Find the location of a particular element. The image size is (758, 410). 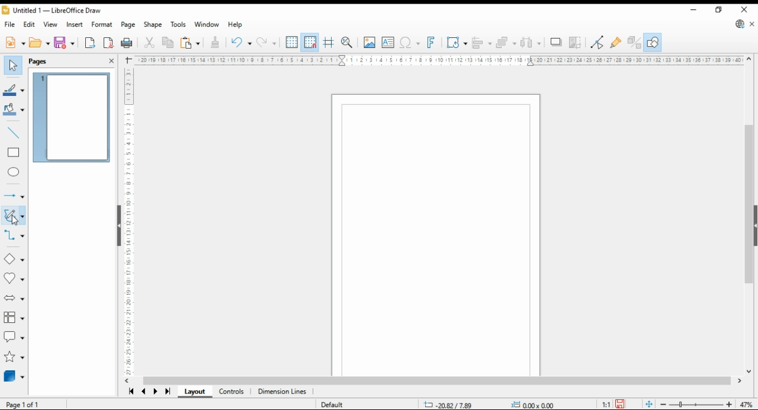

select at least three objects to distribute is located at coordinates (531, 43).